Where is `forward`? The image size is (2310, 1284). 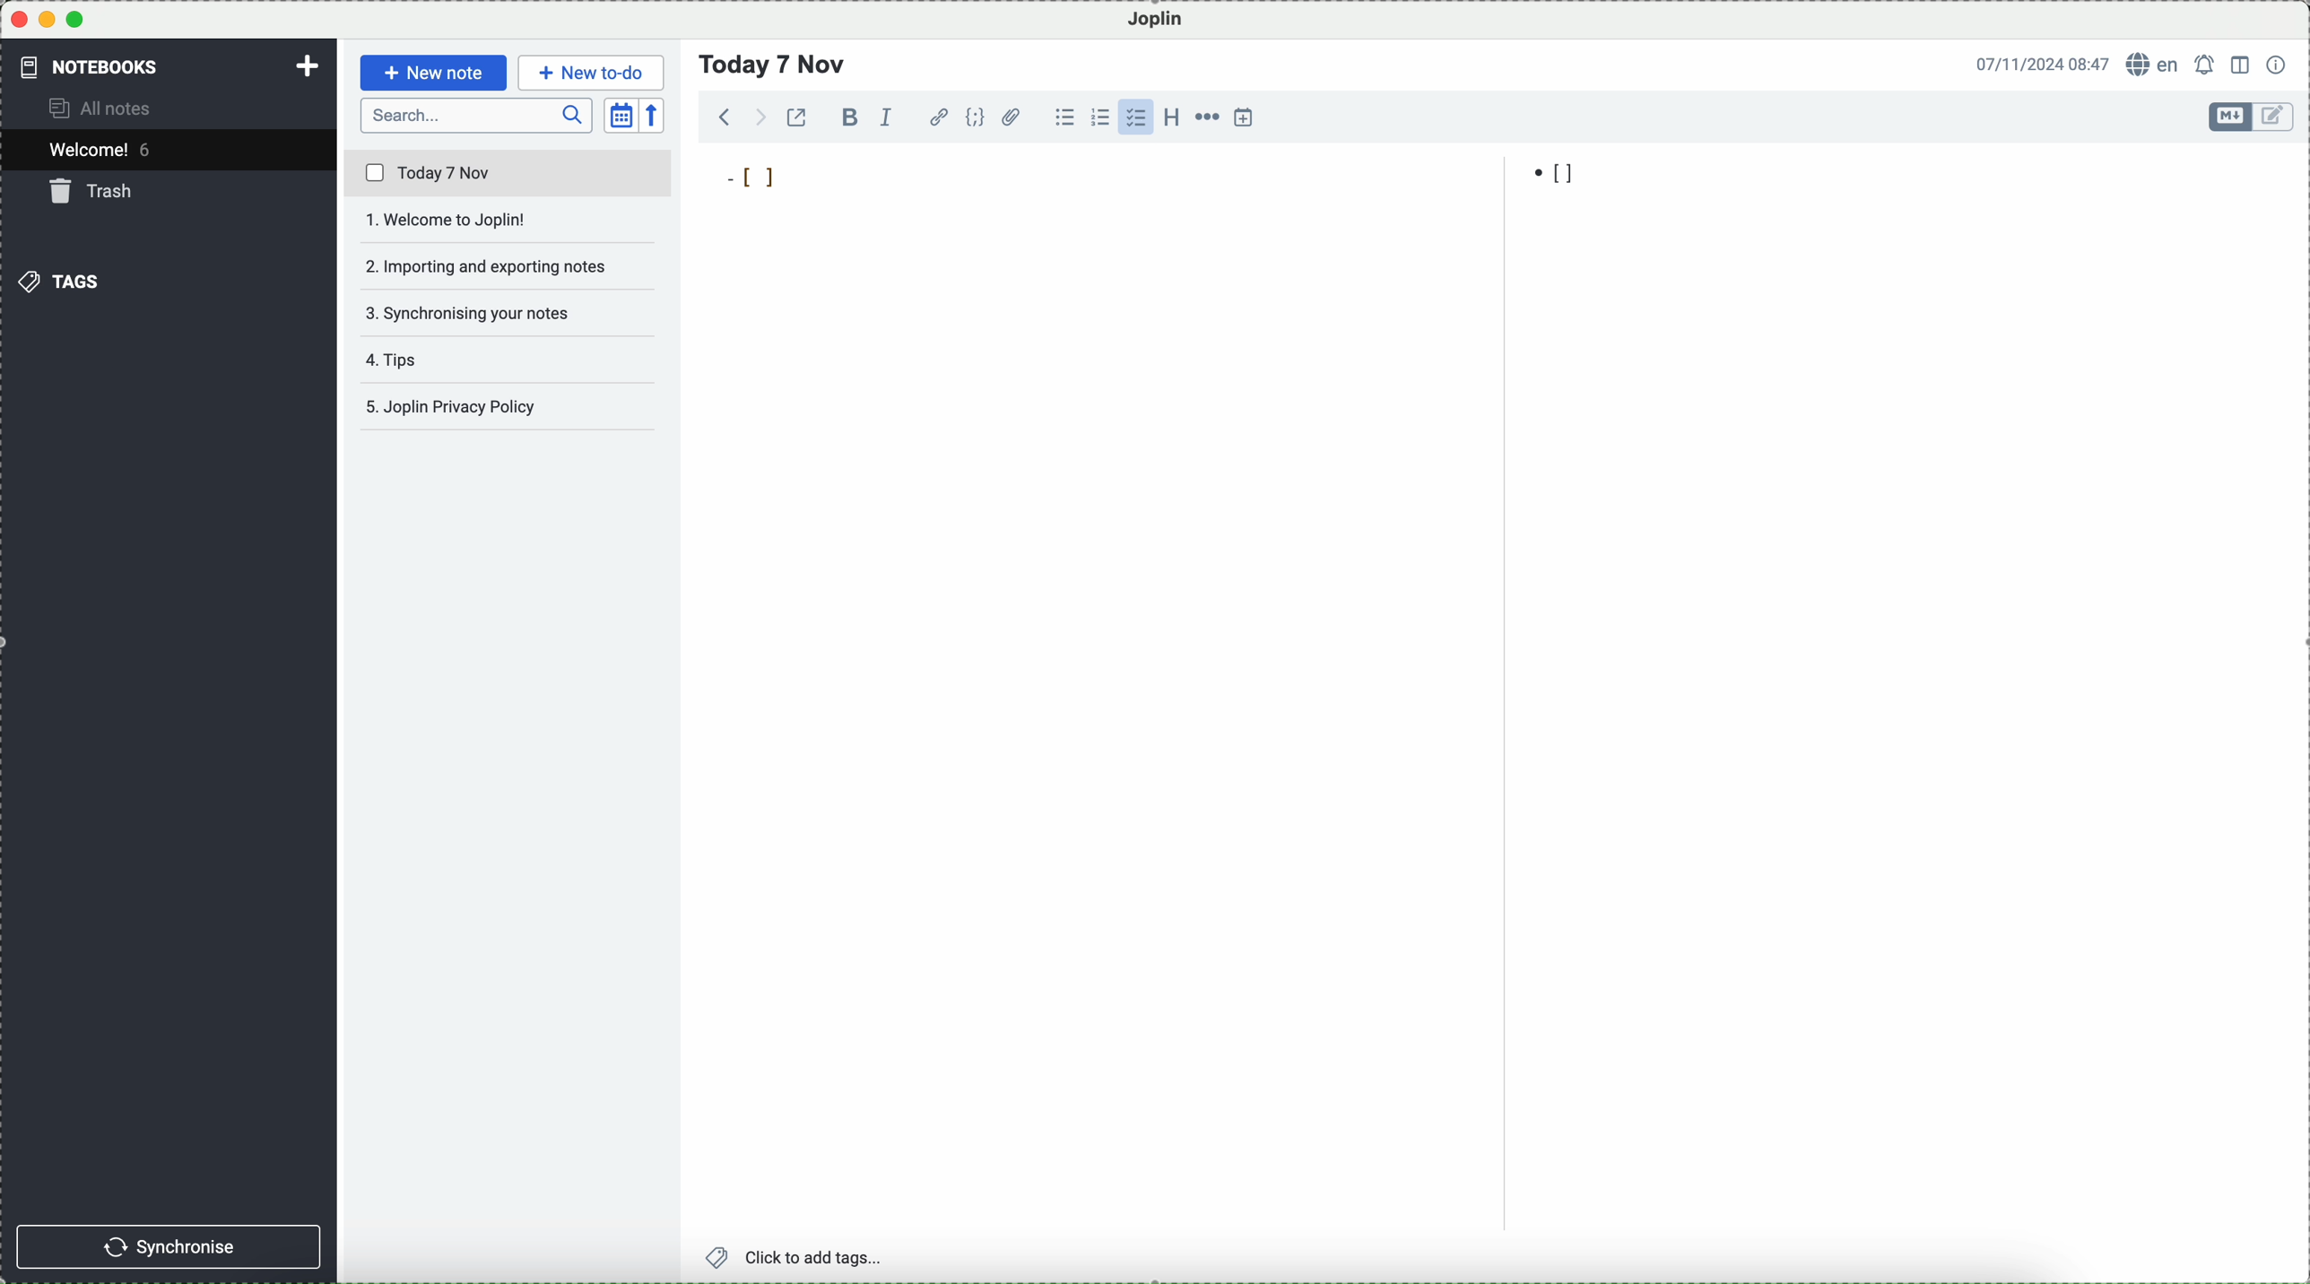 forward is located at coordinates (757, 117).